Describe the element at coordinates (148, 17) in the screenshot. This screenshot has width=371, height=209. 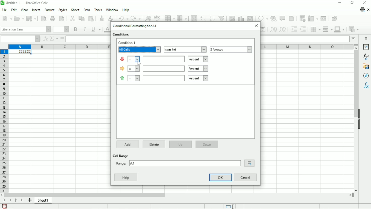
I see `Find and replace` at that location.